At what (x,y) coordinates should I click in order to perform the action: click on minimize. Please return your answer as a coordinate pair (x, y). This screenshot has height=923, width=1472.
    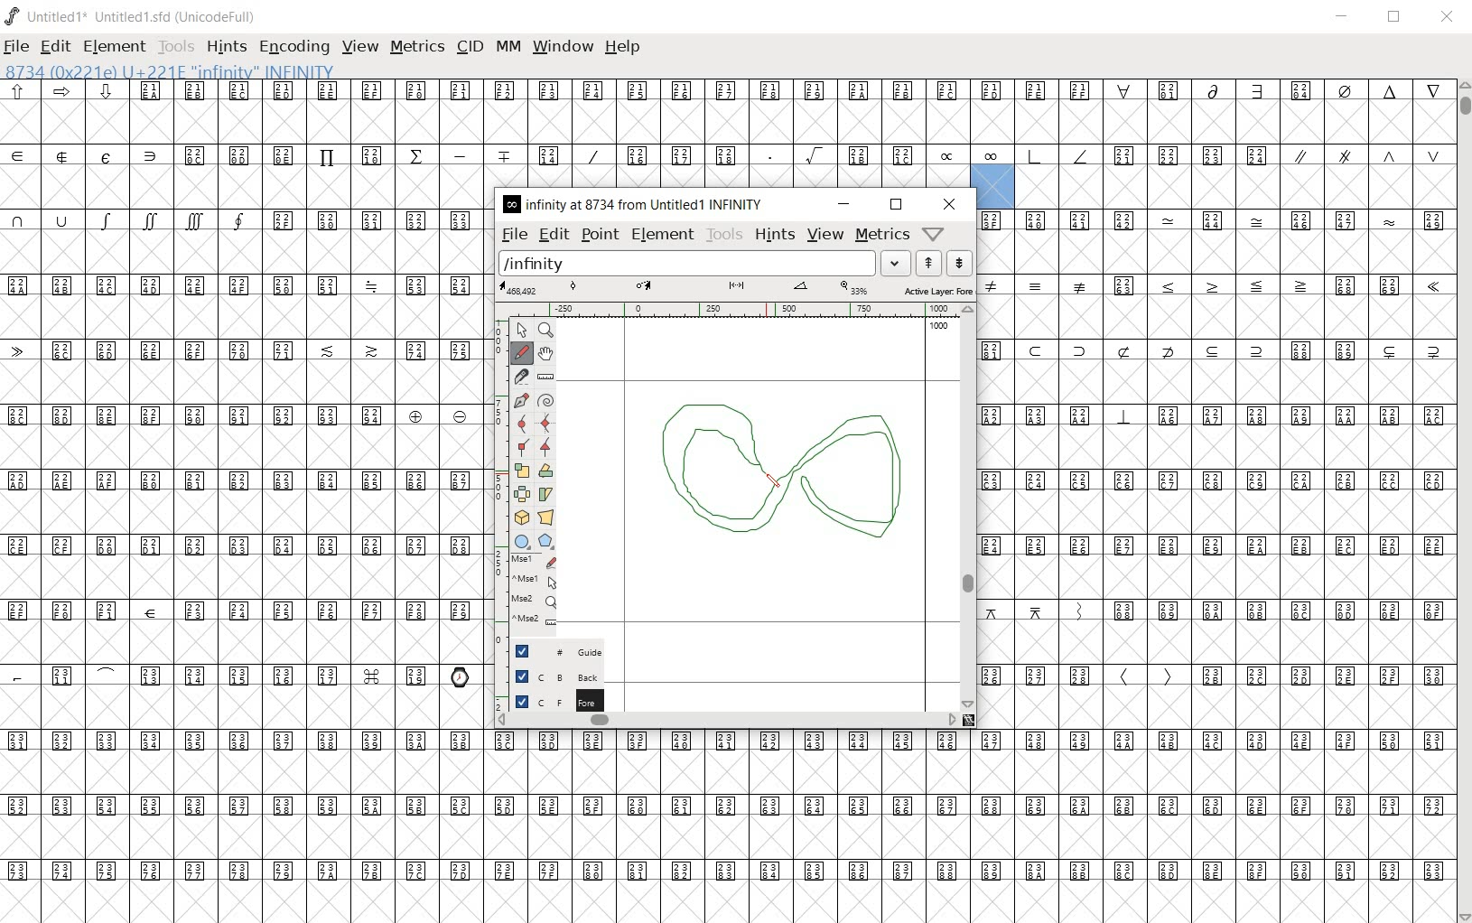
    Looking at the image, I should click on (1343, 17).